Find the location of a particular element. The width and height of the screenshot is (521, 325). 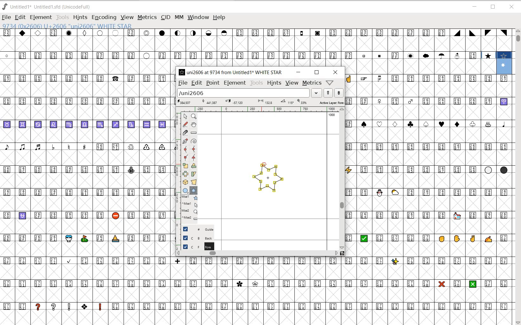

CLOSE is located at coordinates (511, 7).